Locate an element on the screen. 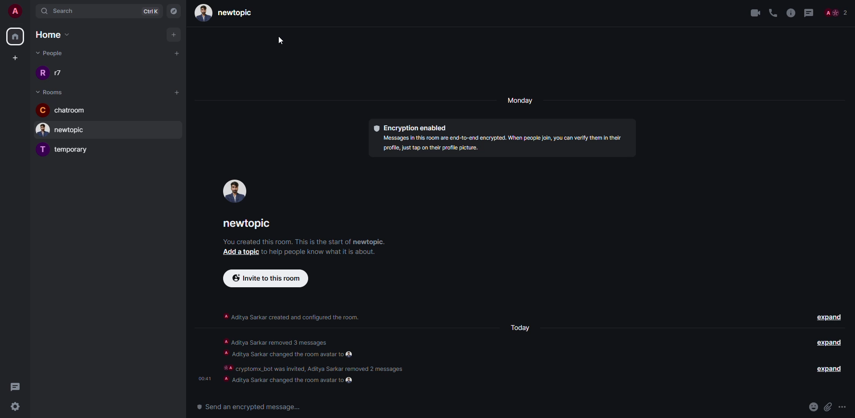  add is located at coordinates (175, 35).